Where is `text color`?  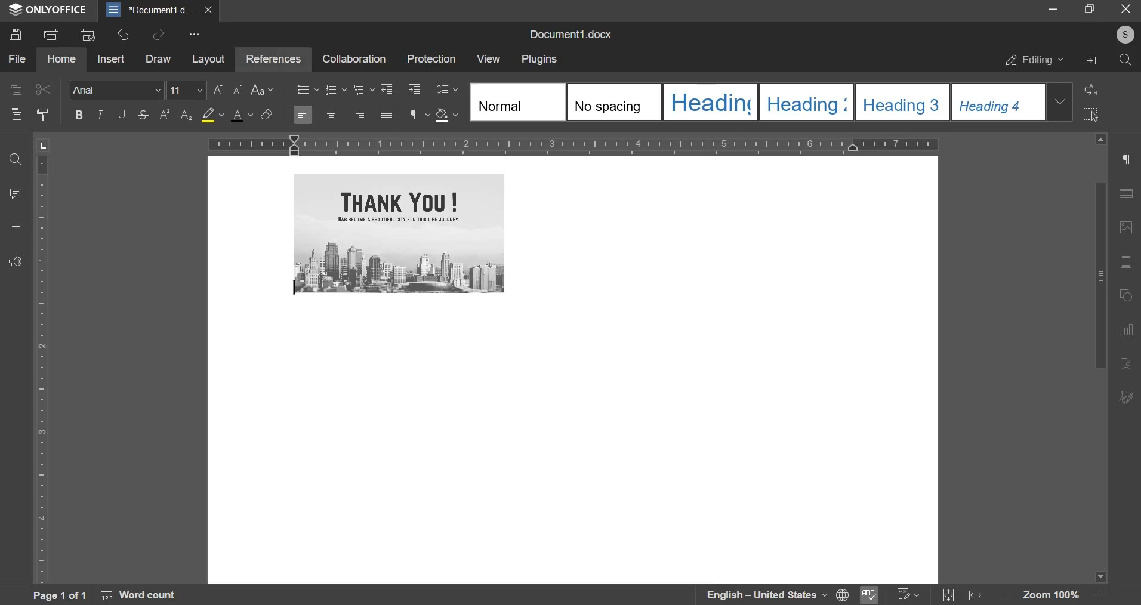 text color is located at coordinates (244, 115).